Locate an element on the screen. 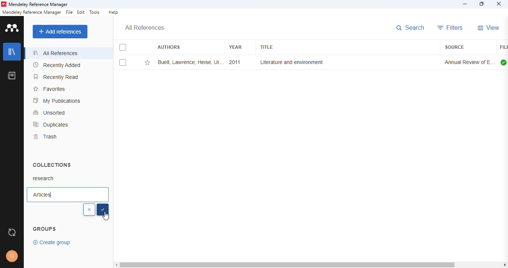 The width and height of the screenshot is (508, 268). research is located at coordinates (44, 179).